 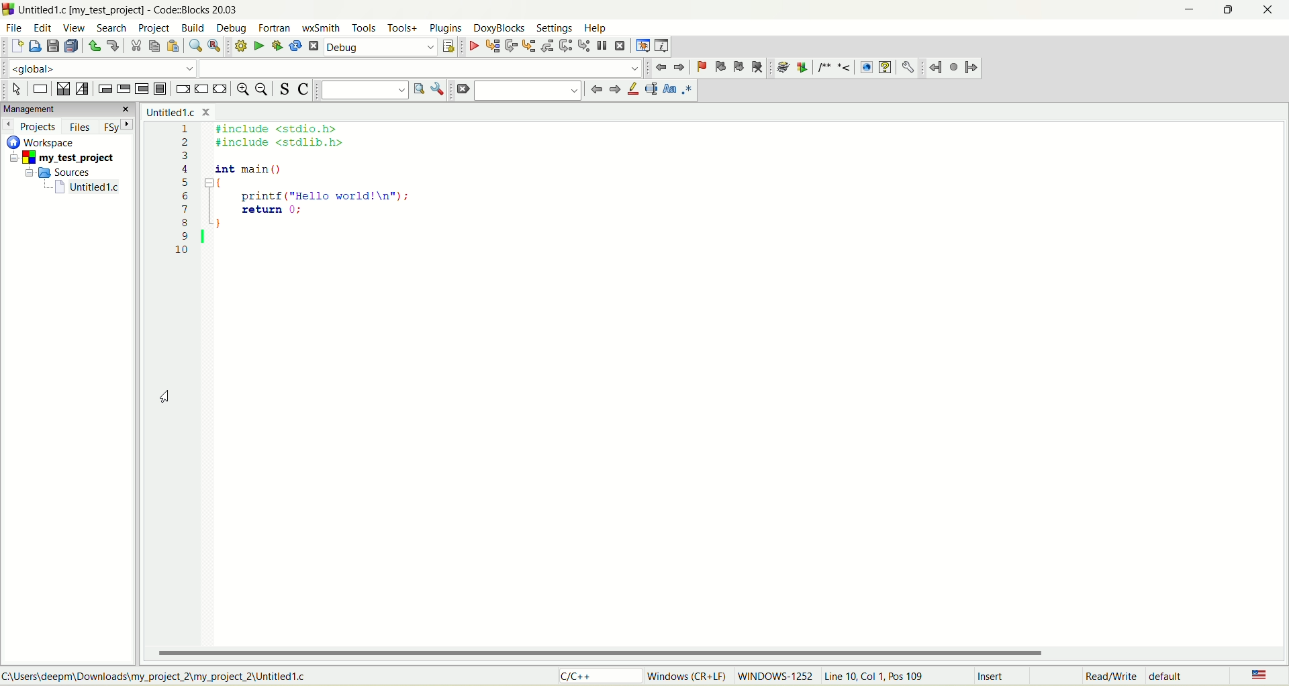 What do you see at coordinates (113, 46) in the screenshot?
I see `redo` at bounding box center [113, 46].